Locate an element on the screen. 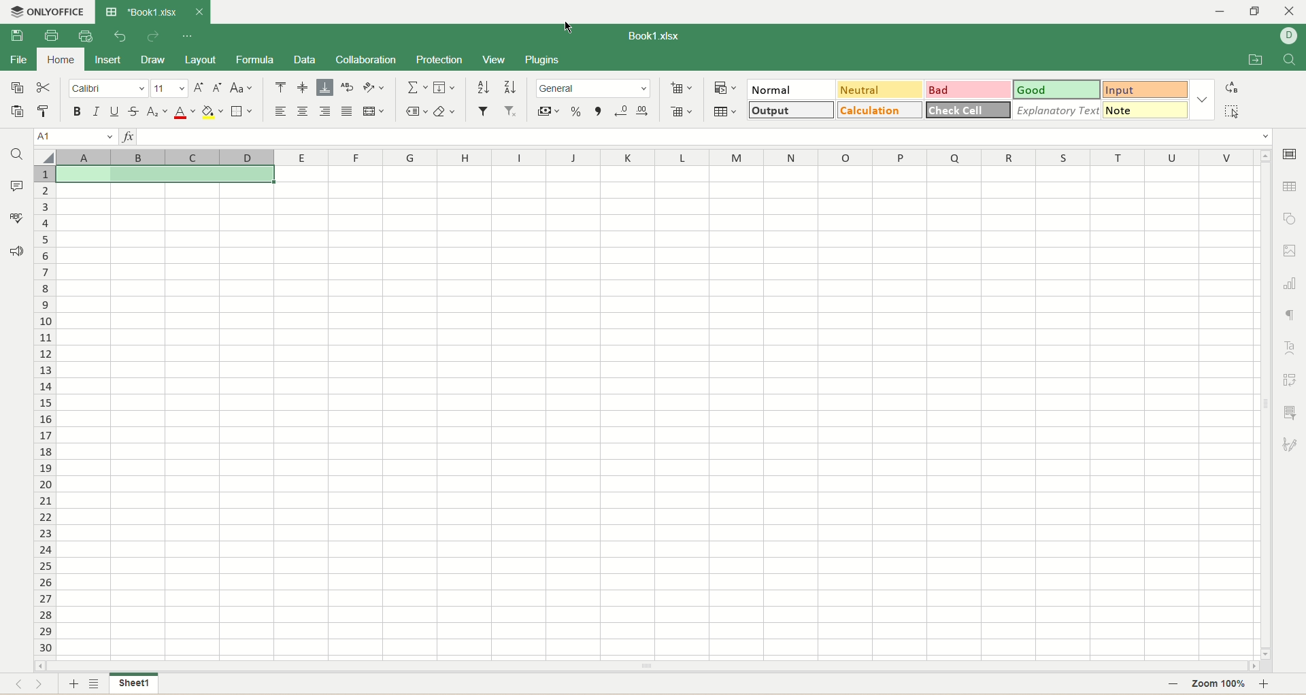 This screenshot has width=1306, height=695. remove filter is located at coordinates (509, 111).